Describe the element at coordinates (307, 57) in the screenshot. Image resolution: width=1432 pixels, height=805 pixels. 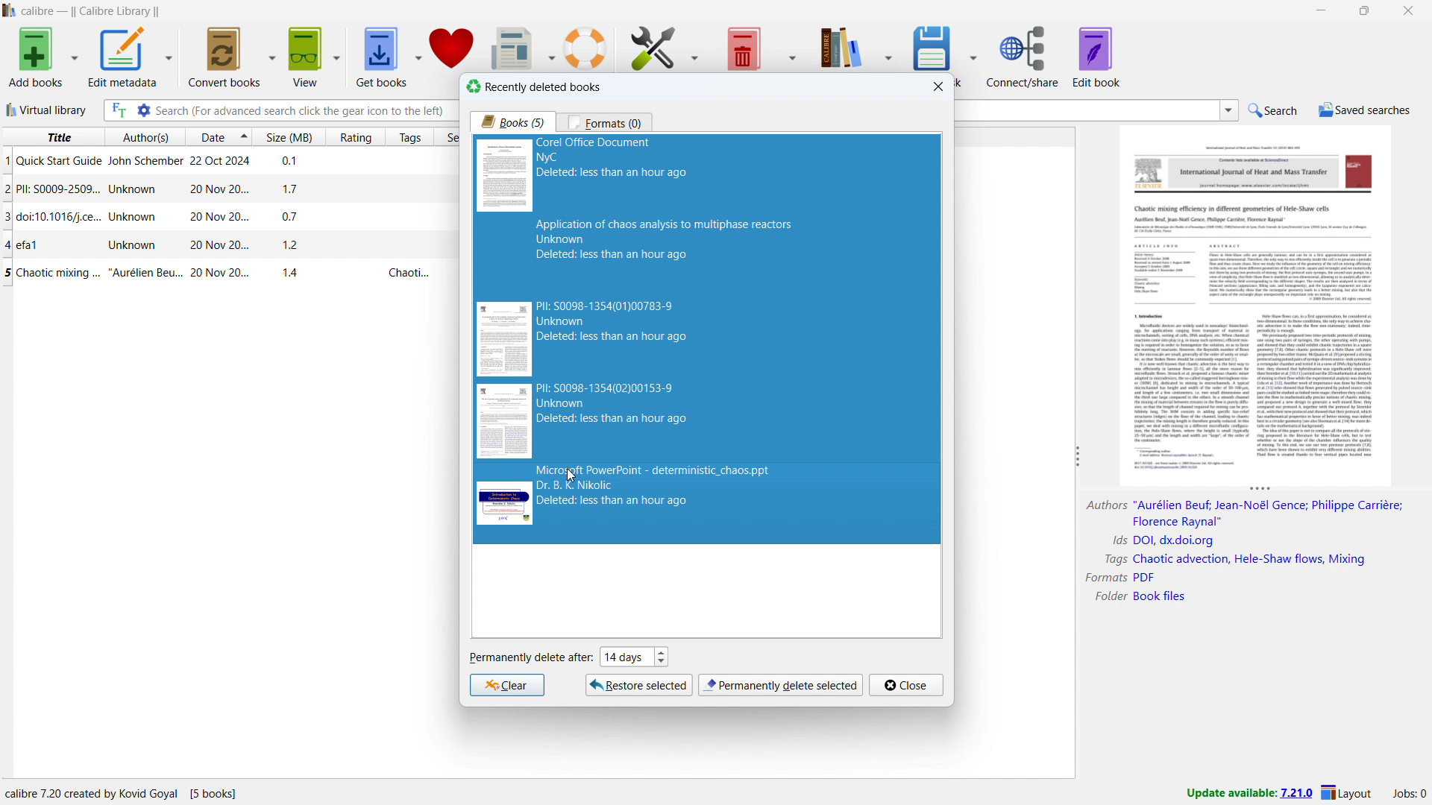
I see `view` at that location.